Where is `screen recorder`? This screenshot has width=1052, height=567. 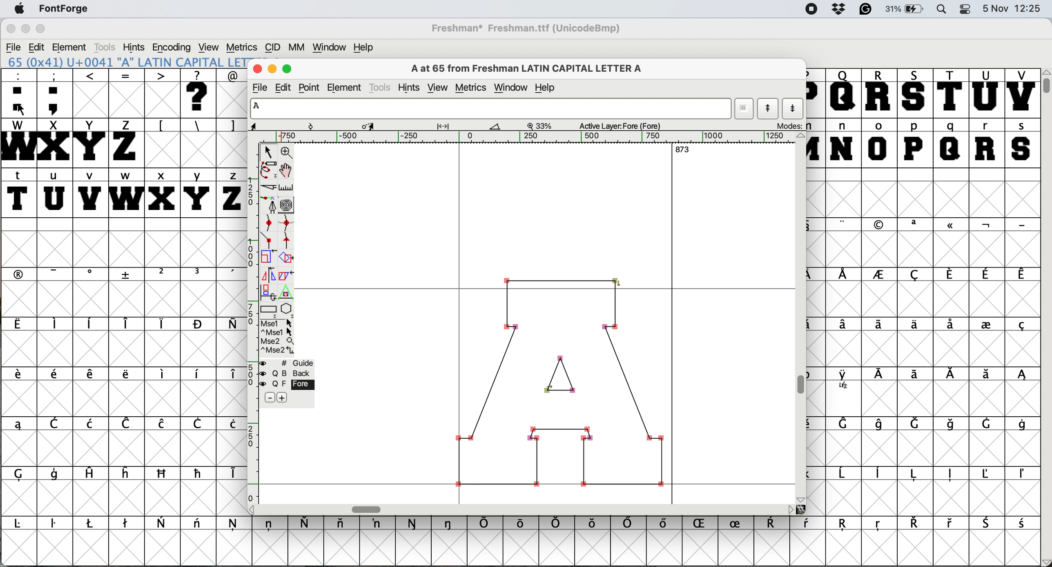
screen recorder is located at coordinates (809, 9).